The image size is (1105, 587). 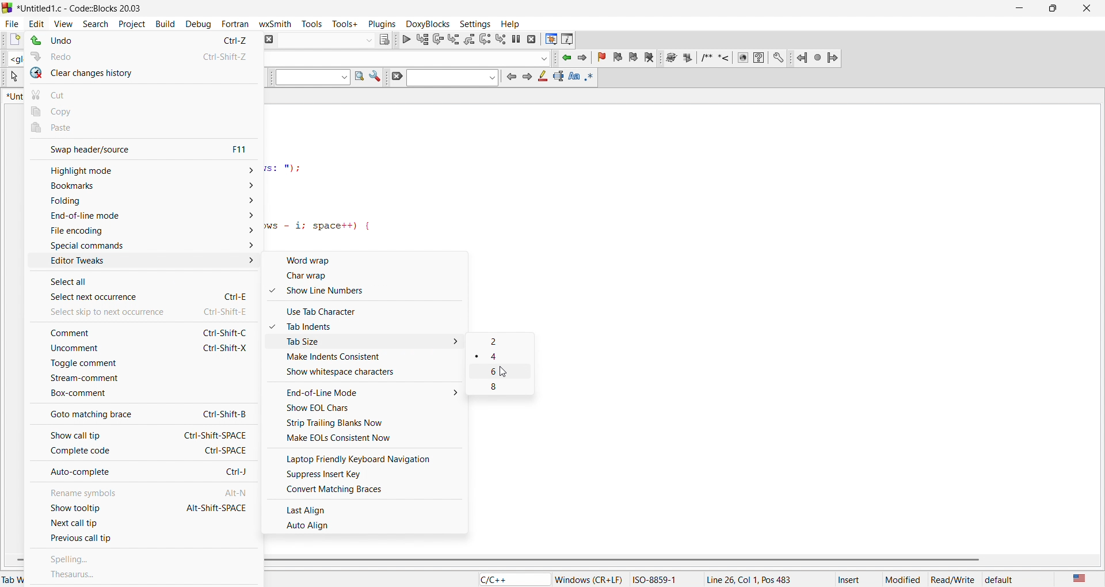 I want to click on Ctrl-E, so click(x=229, y=290).